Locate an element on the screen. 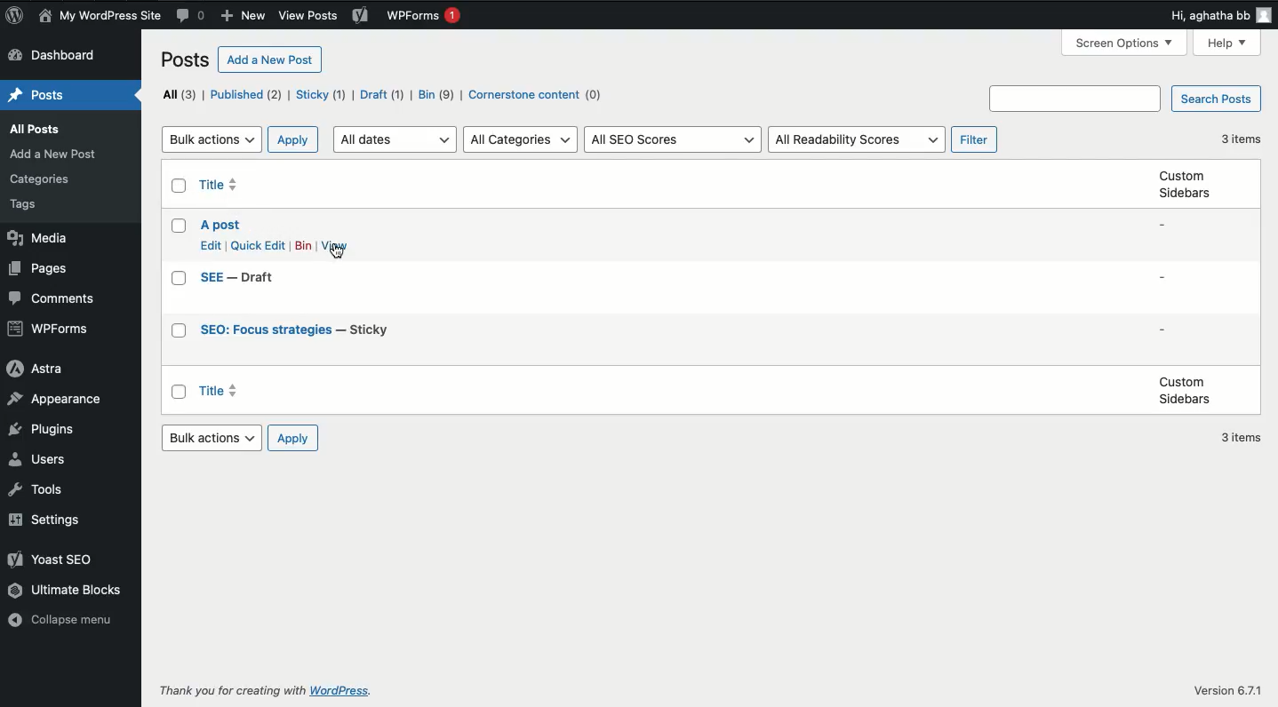 This screenshot has width=1278, height=707. All categories is located at coordinates (522, 138).